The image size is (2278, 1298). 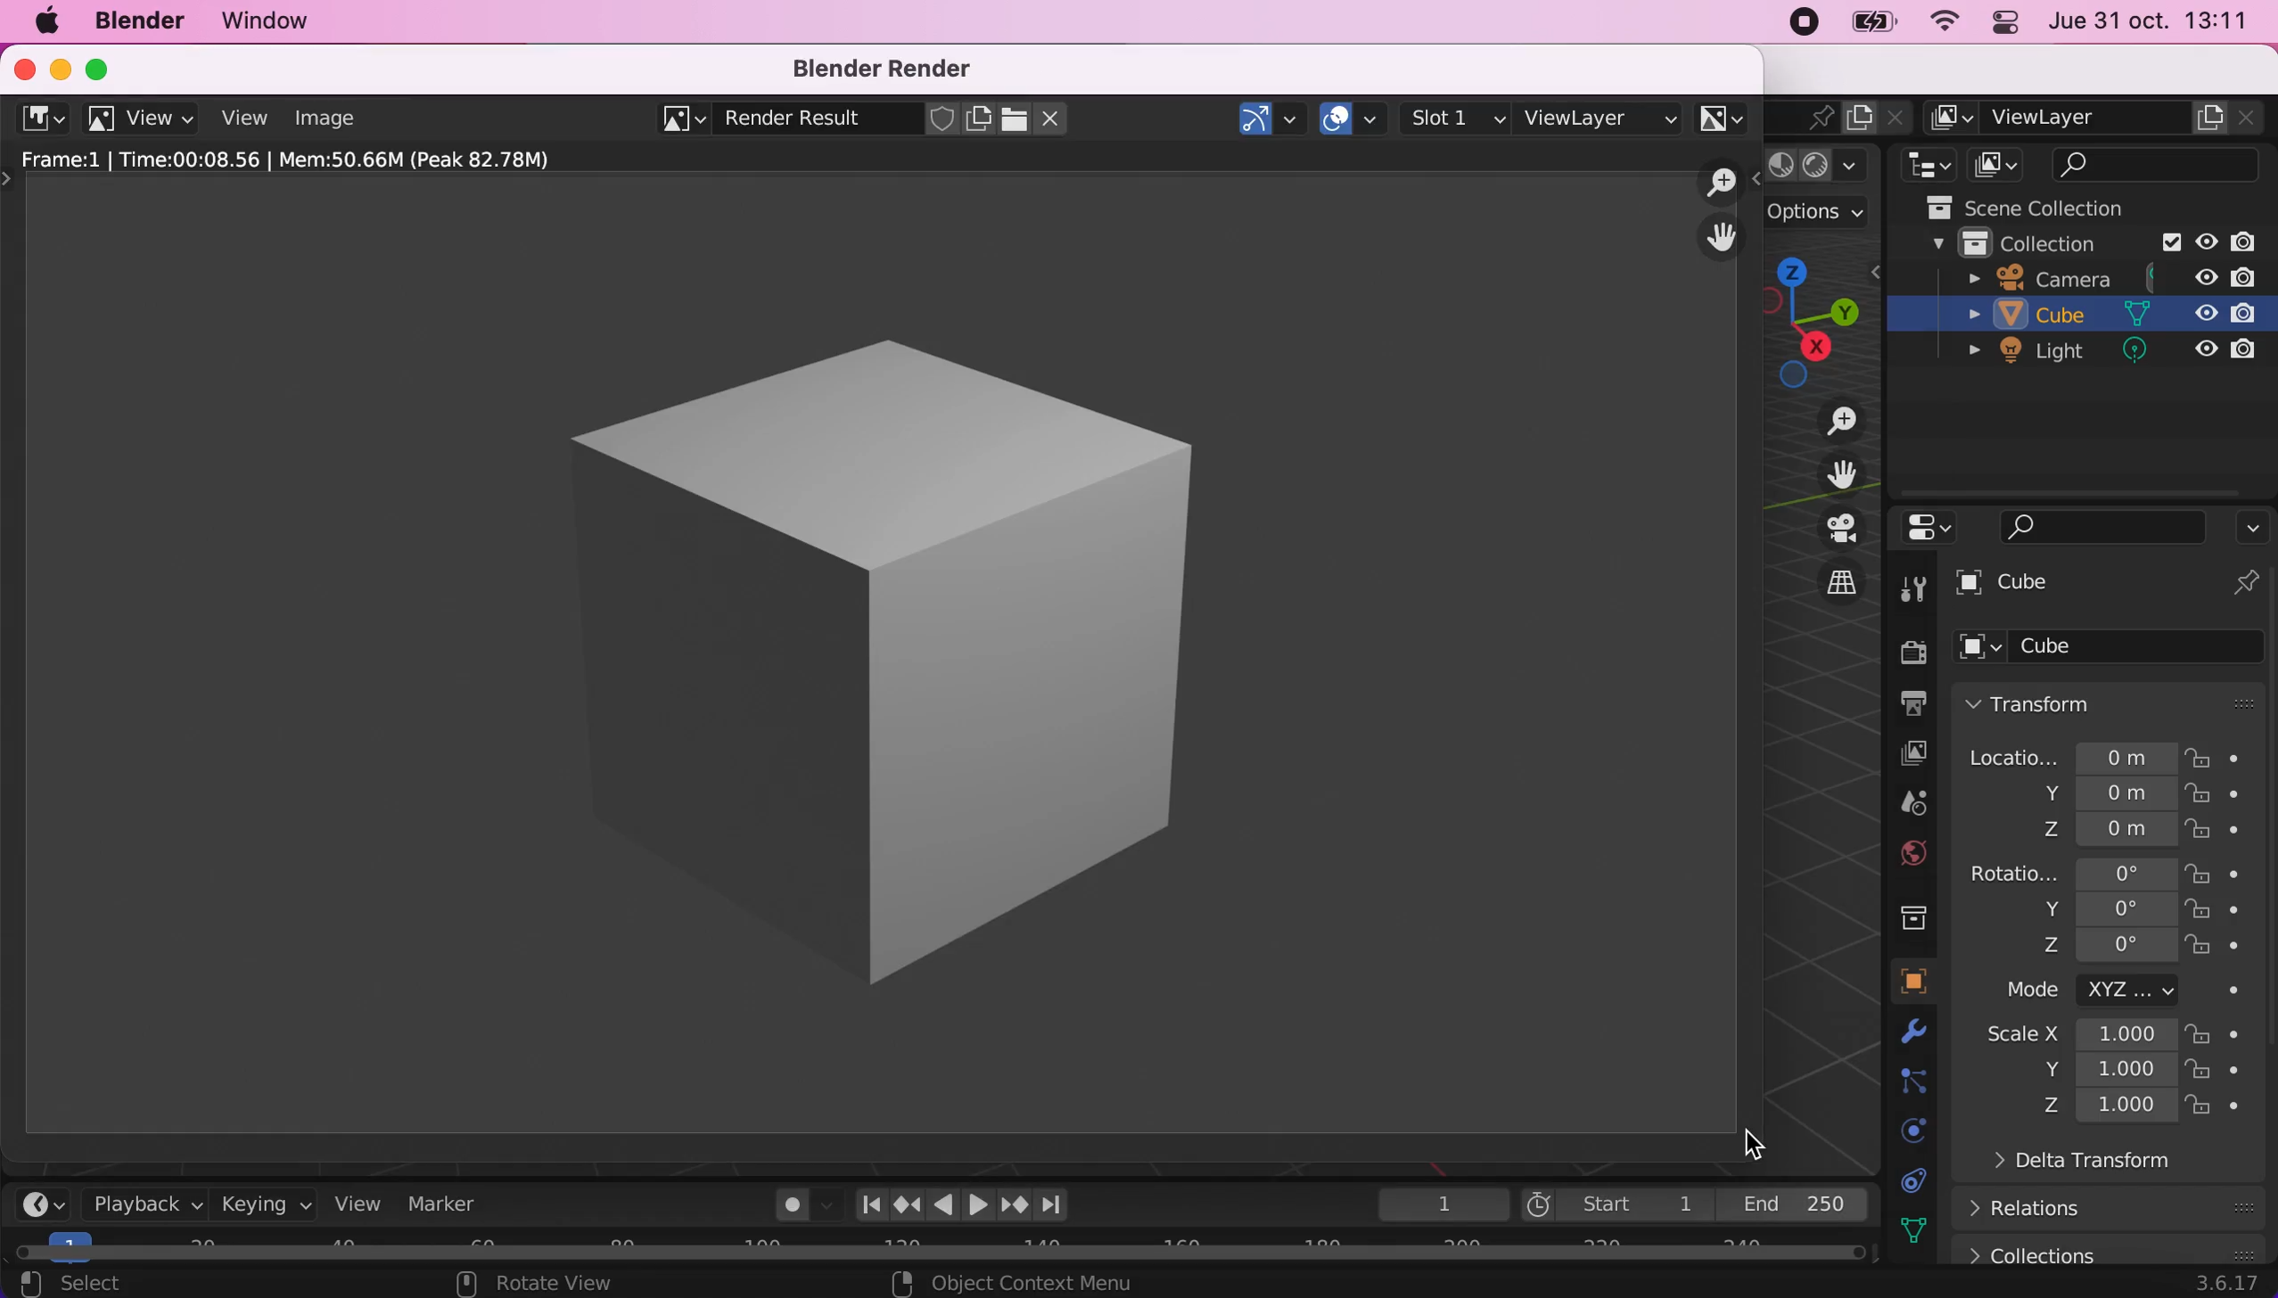 What do you see at coordinates (2089, 527) in the screenshot?
I see `search bar` at bounding box center [2089, 527].